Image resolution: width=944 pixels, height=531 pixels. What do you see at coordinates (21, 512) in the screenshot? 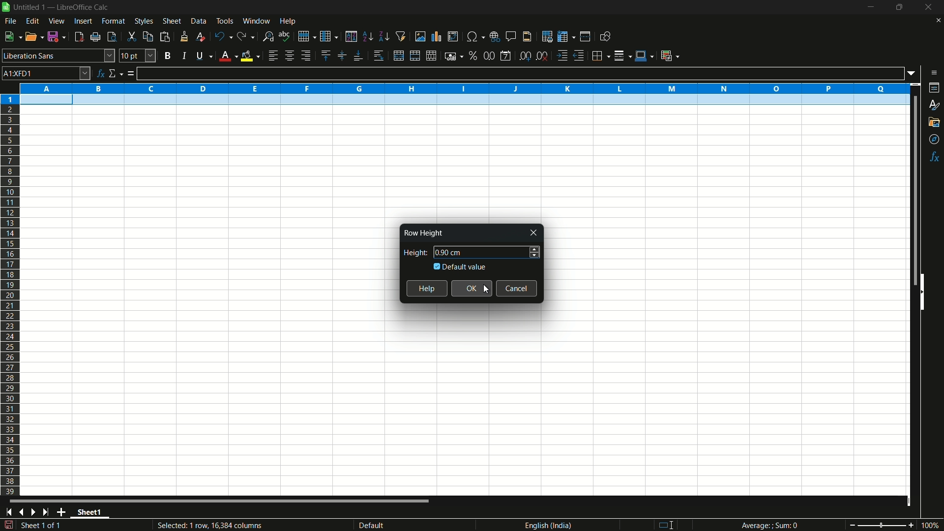
I see `previous sheet` at bounding box center [21, 512].